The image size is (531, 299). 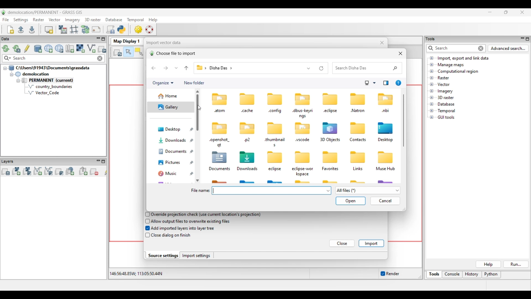 What do you see at coordinates (386, 128) in the screenshot?
I see `icon` at bounding box center [386, 128].